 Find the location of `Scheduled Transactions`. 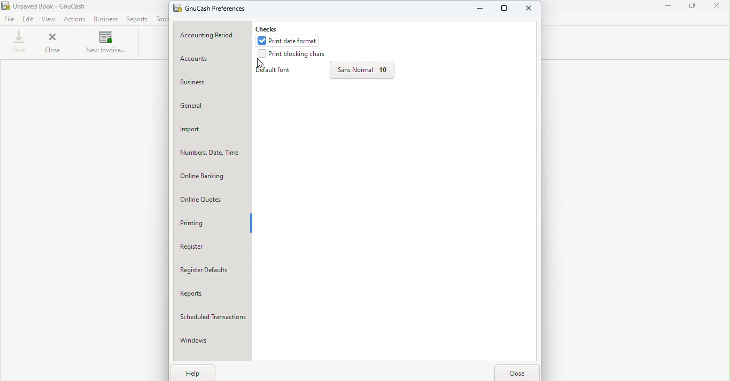

Scheduled Transactions is located at coordinates (213, 318).